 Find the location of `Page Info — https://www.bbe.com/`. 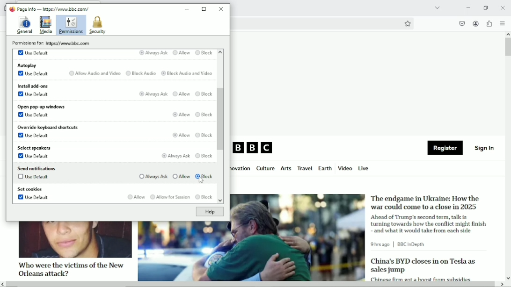

Page Info — https://www.bbe.com/ is located at coordinates (53, 9).